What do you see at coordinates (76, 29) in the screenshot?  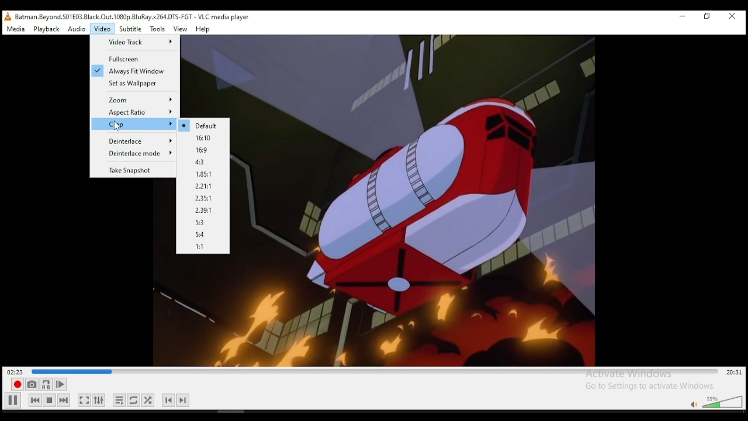 I see `audio` at bounding box center [76, 29].